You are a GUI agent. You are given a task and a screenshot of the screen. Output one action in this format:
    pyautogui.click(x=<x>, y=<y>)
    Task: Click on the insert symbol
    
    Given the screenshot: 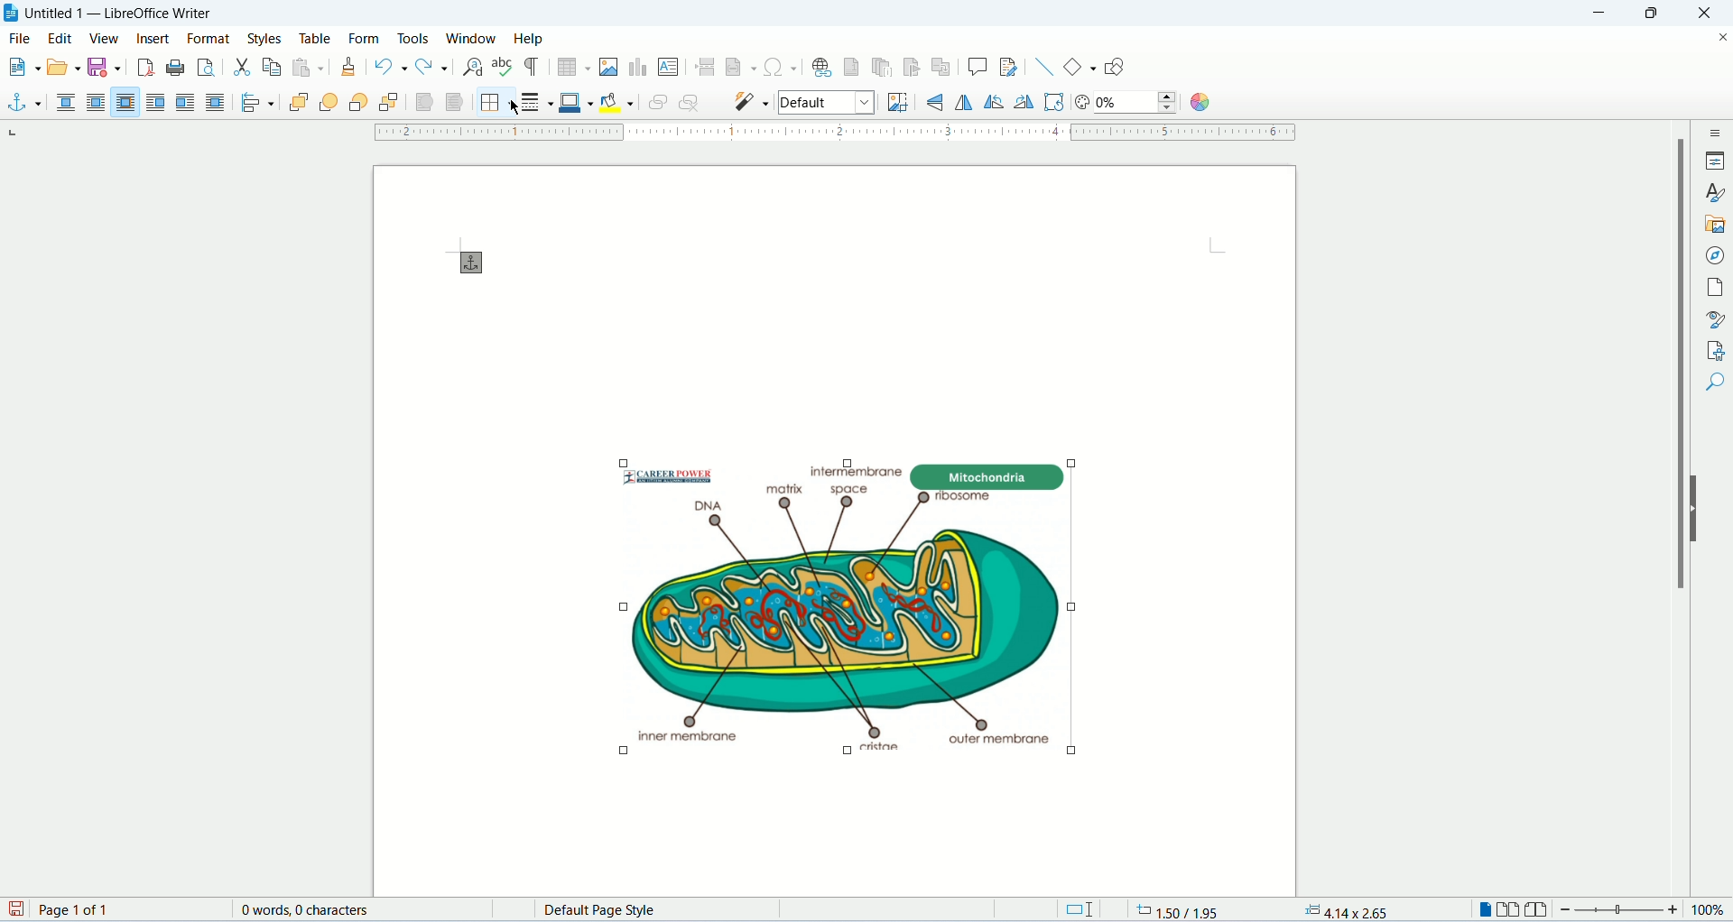 What is the action you would take?
    pyautogui.click(x=780, y=66)
    